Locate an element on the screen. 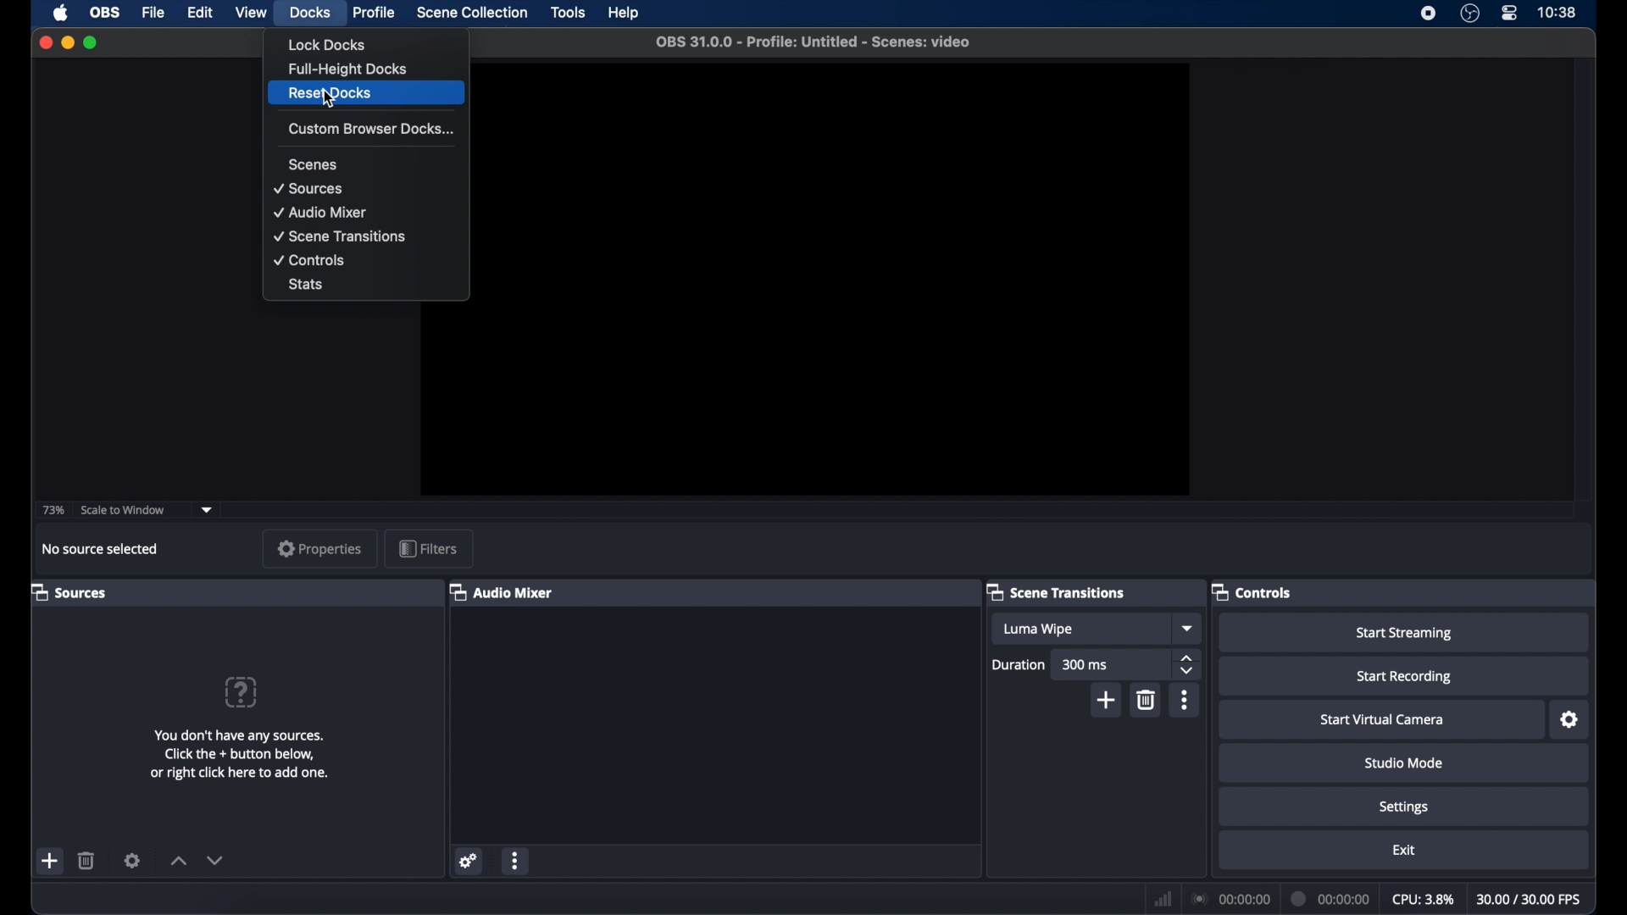  docks is located at coordinates (310, 14).